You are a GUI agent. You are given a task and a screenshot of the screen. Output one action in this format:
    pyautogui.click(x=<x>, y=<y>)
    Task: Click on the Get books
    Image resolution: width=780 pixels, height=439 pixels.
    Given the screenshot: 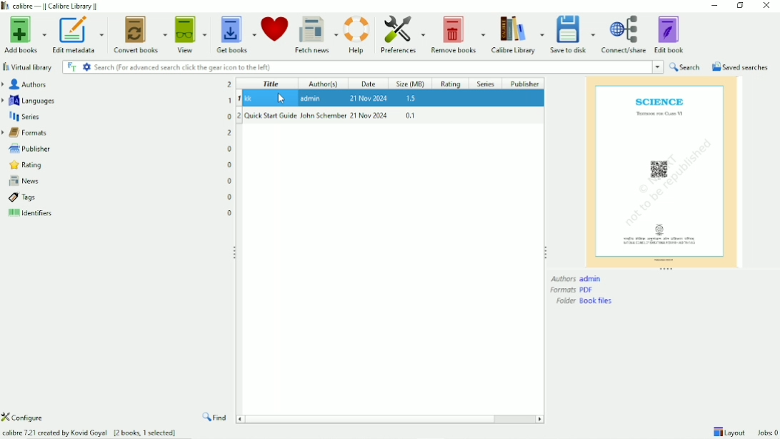 What is the action you would take?
    pyautogui.click(x=235, y=34)
    